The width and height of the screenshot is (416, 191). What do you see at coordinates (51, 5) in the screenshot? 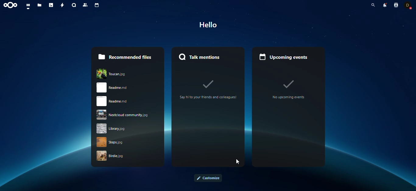
I see `photos` at bounding box center [51, 5].